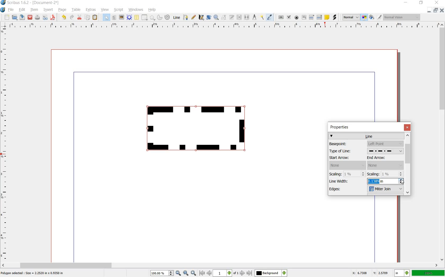 This screenshot has width=445, height=277. Describe the element at coordinates (405, 3) in the screenshot. I see `MINIMIZE` at that location.